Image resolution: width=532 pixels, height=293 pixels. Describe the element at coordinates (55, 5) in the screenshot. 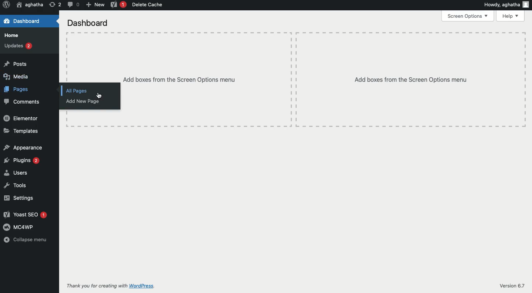

I see `Revision` at that location.